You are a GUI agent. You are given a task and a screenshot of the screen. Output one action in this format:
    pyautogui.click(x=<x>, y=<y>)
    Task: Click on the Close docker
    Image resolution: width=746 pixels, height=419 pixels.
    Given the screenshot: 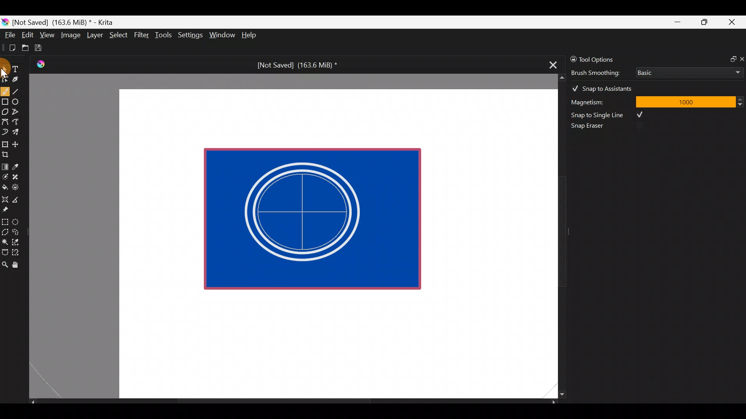 What is the action you would take?
    pyautogui.click(x=741, y=59)
    